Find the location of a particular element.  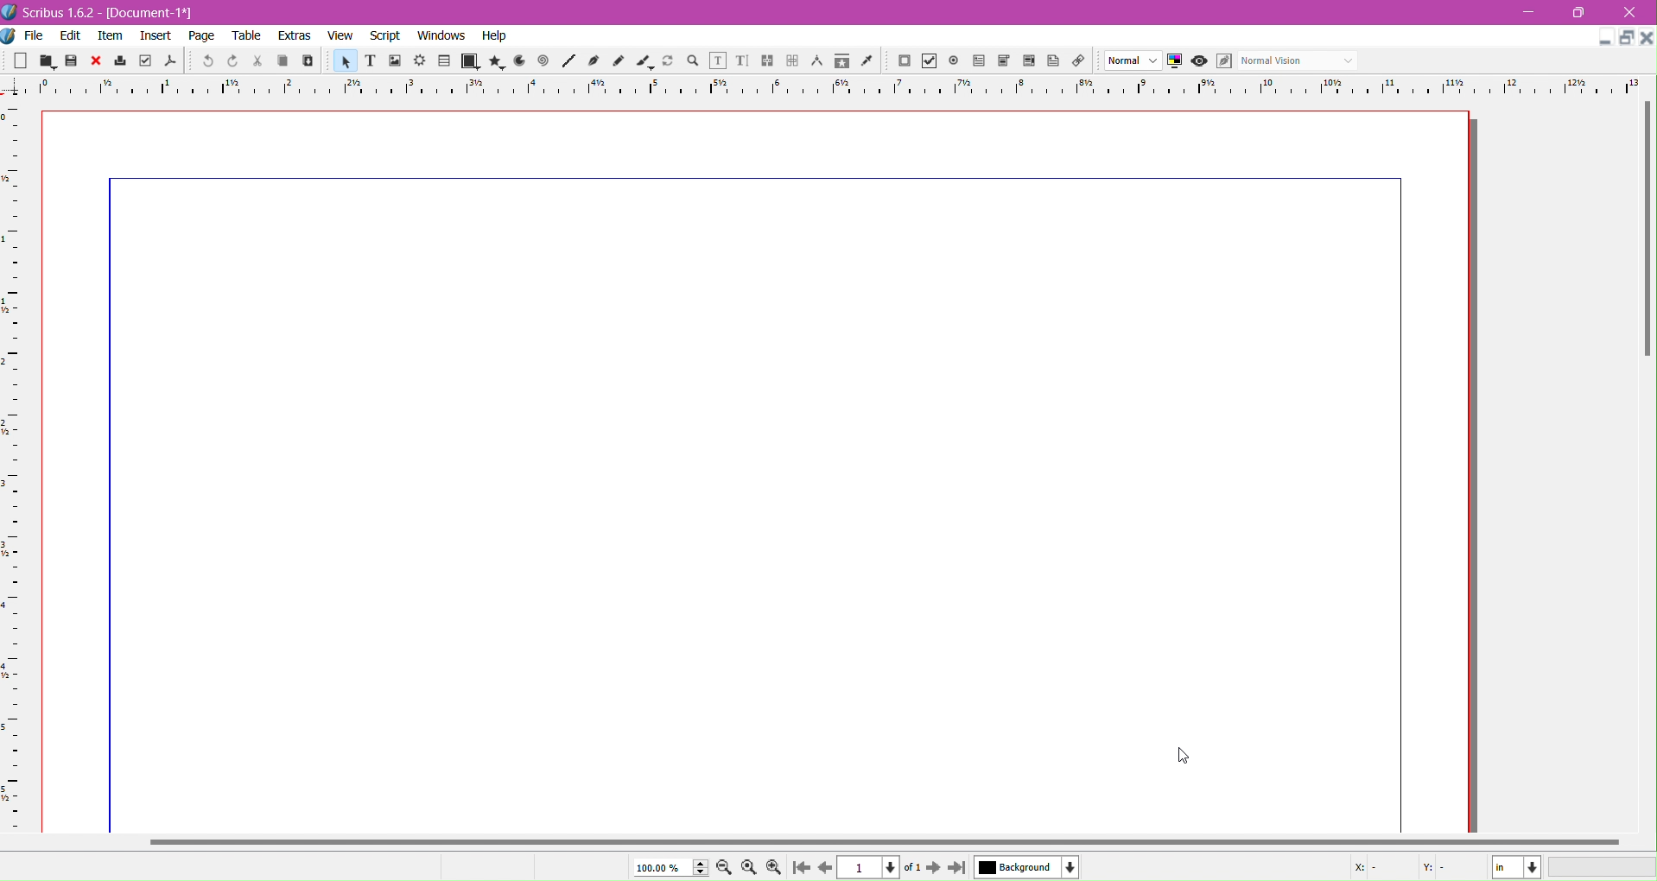

shape is located at coordinates (468, 62).